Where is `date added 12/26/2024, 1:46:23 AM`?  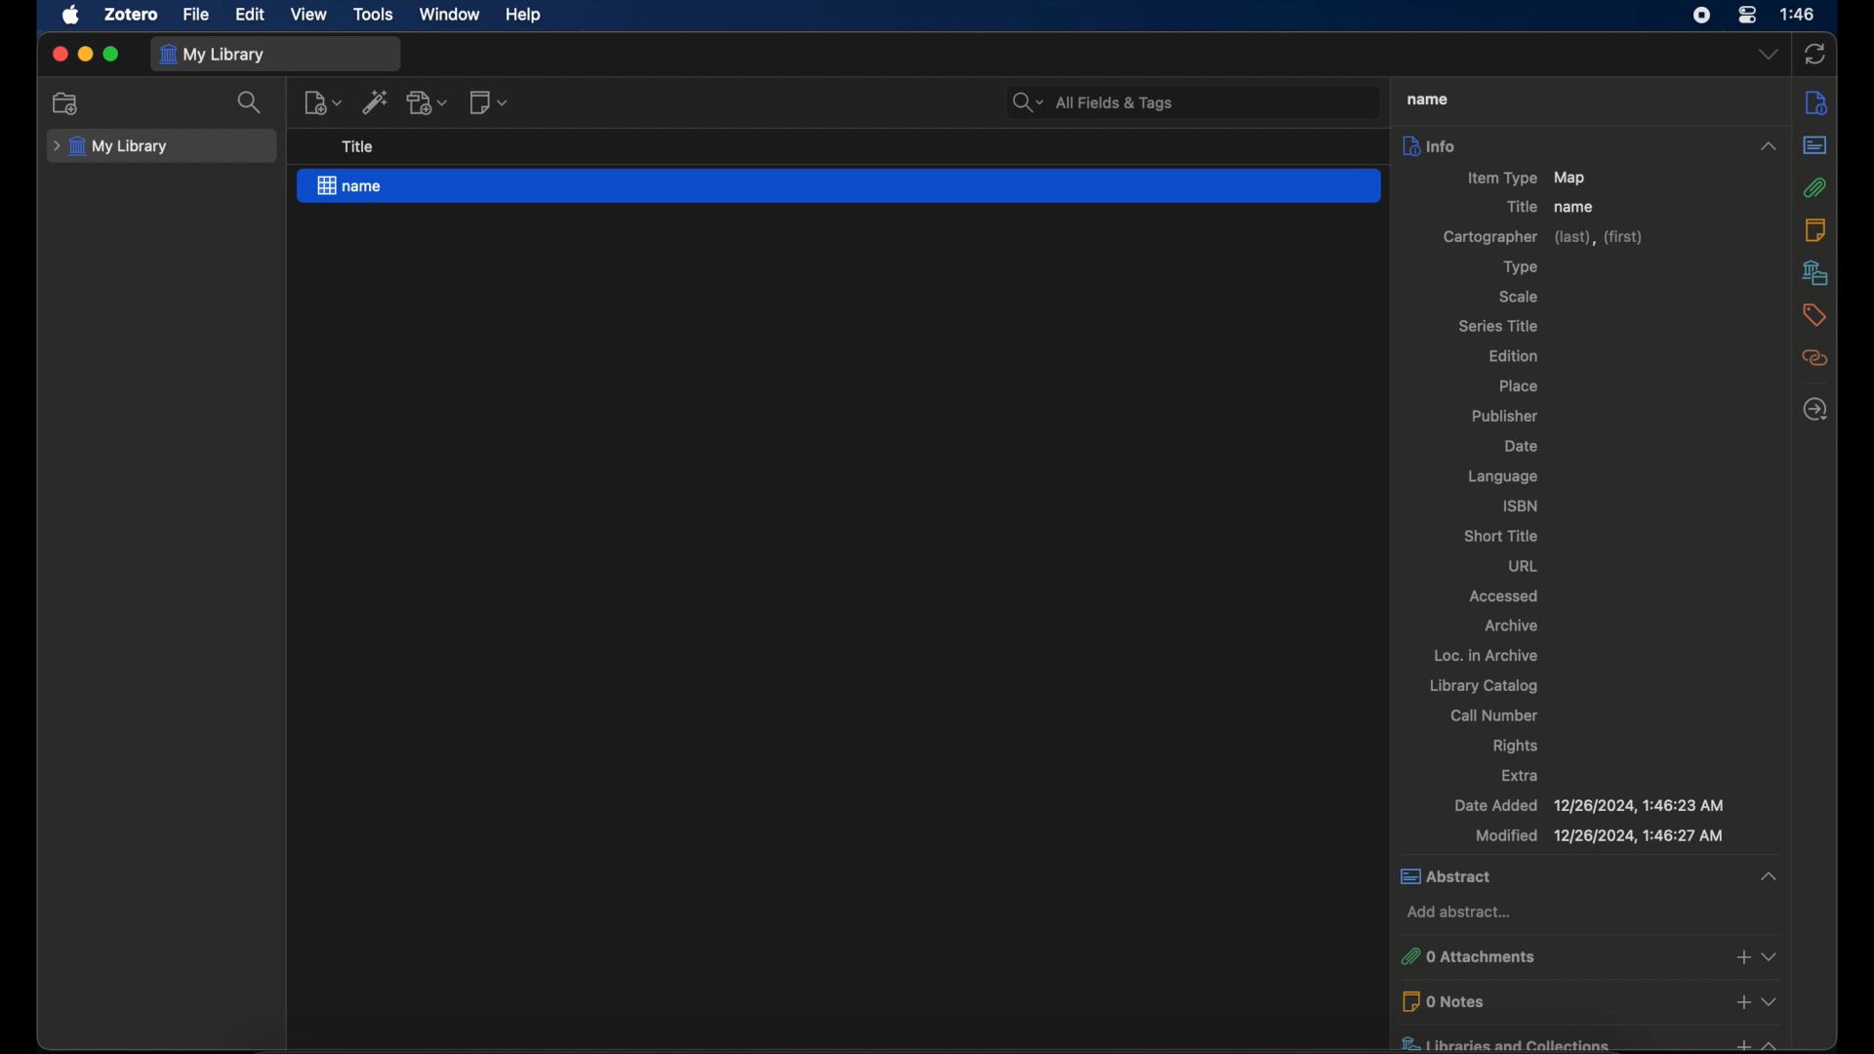 date added 12/26/2024, 1:46:23 AM is located at coordinates (1592, 806).